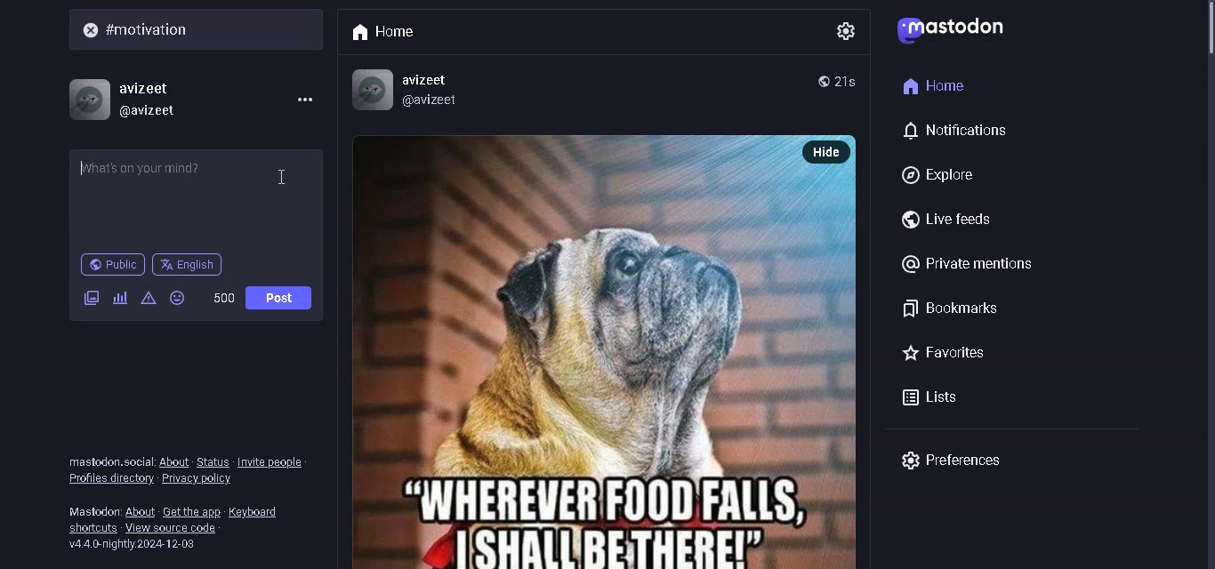 The width and height of the screenshot is (1215, 569). I want to click on avizeet, so click(429, 79).